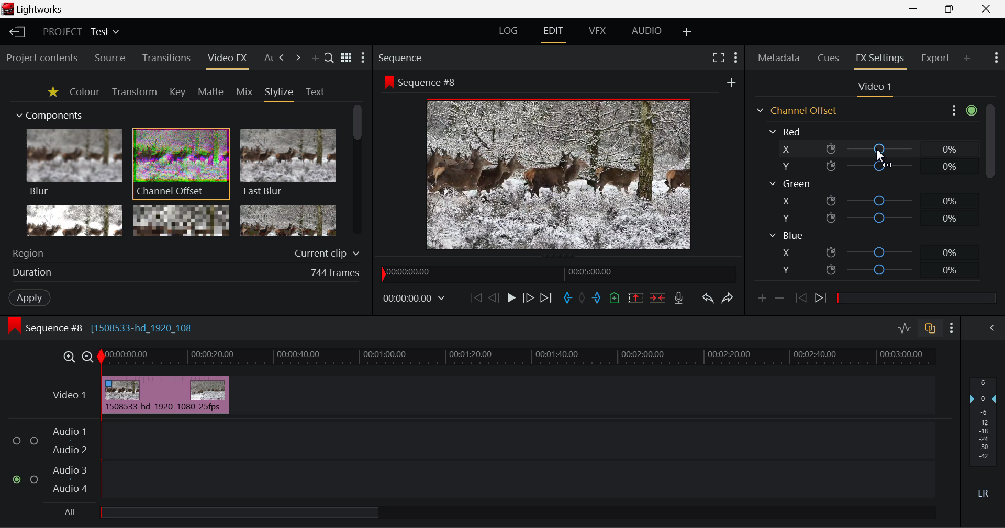 This screenshot has width=1005, height=528. I want to click on To Start, so click(476, 297).